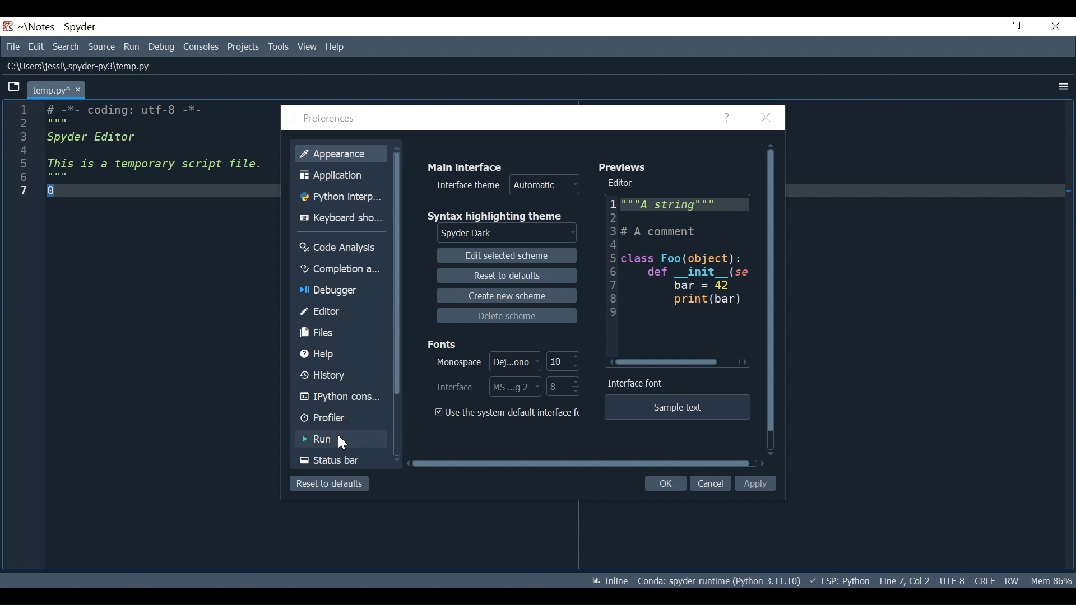  Describe the element at coordinates (562, 361) in the screenshot. I see `Select Monospace Font Size` at that location.